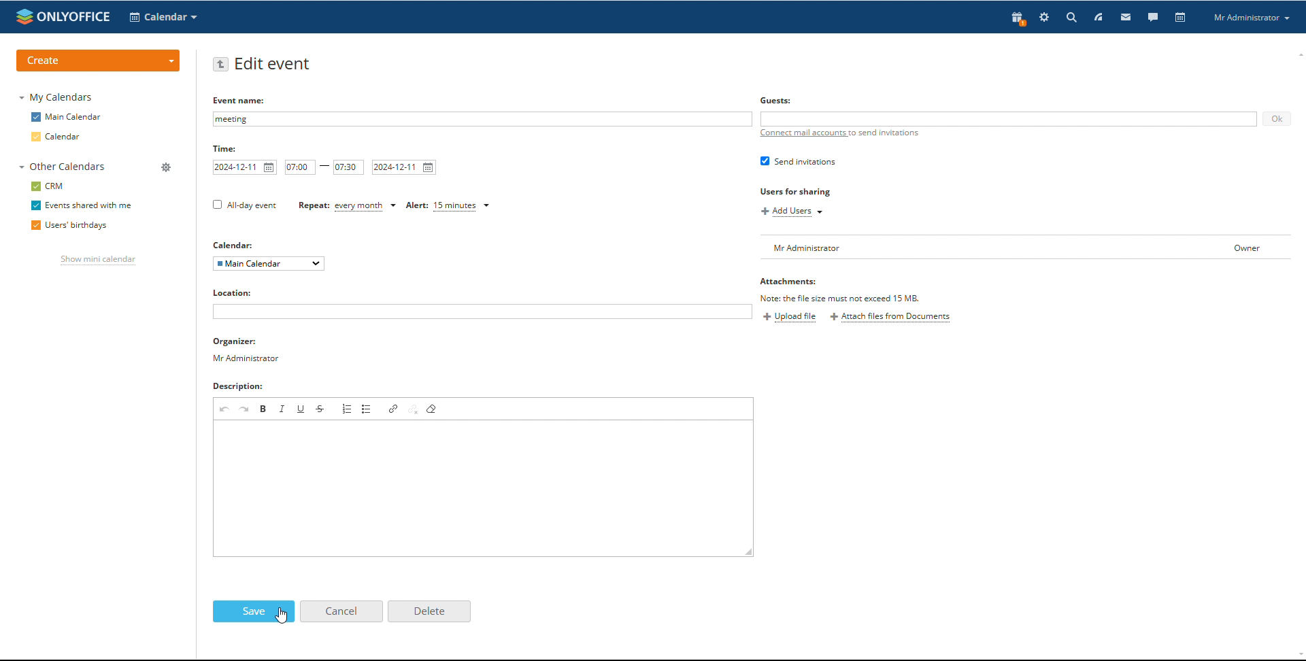  I want to click on link, so click(395, 409).